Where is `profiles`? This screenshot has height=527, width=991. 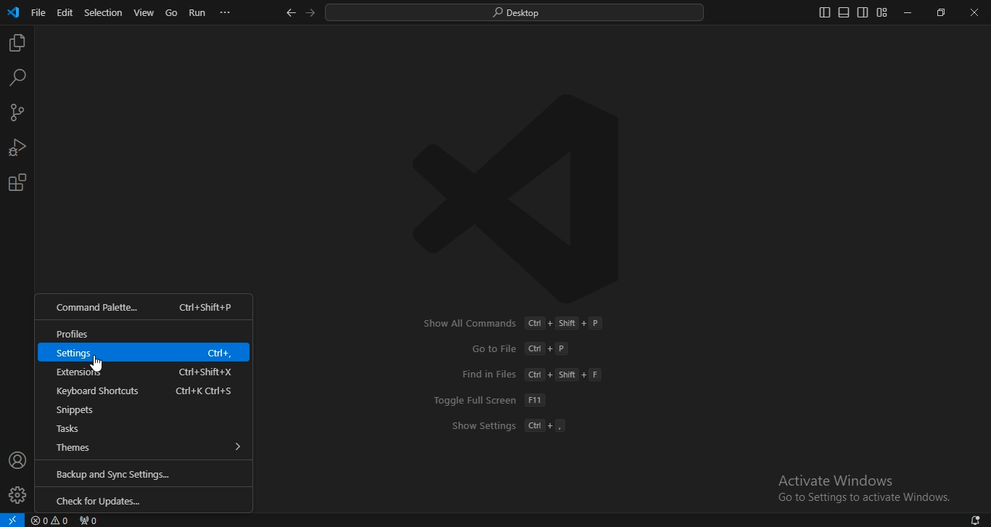 profiles is located at coordinates (78, 333).